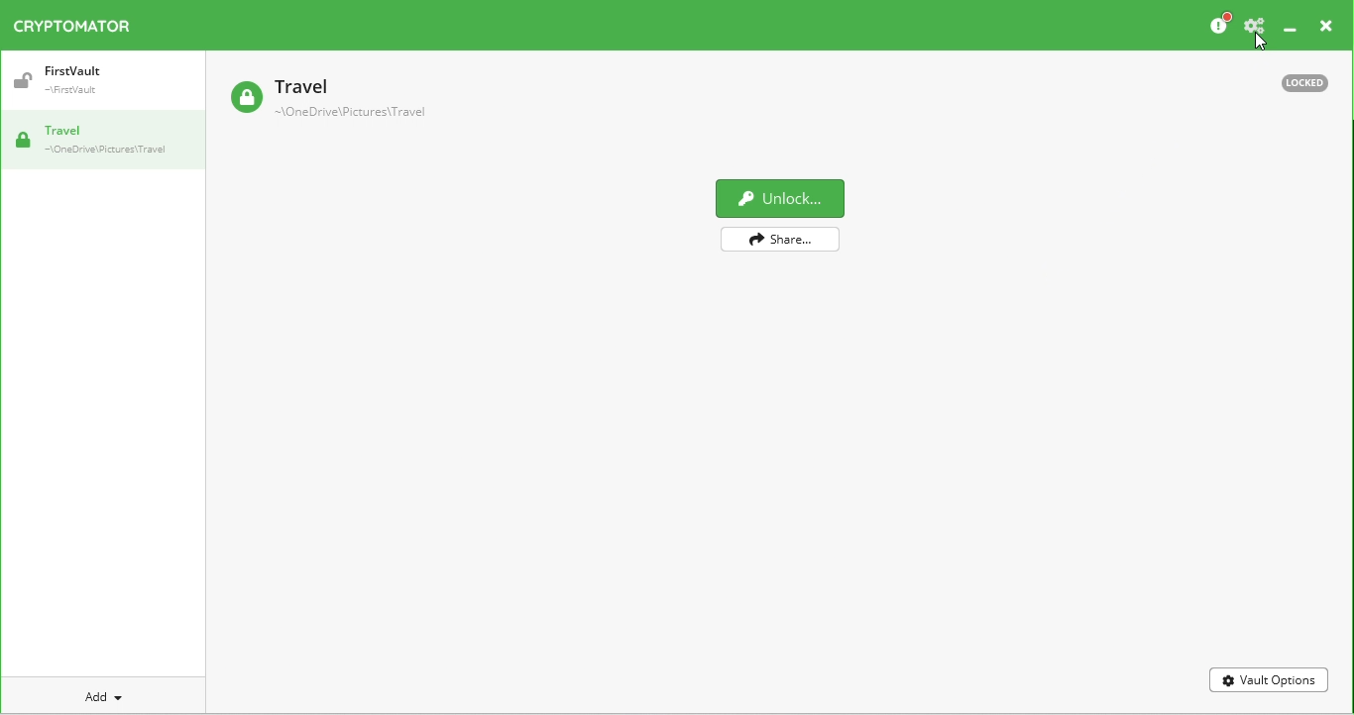  I want to click on Vault options, so click(1268, 684).